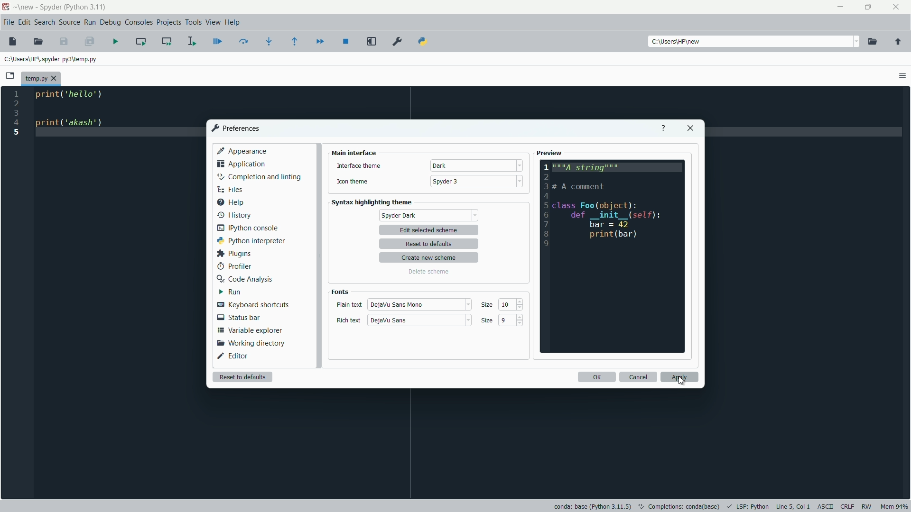 The image size is (911, 512). I want to click on options, so click(902, 75).